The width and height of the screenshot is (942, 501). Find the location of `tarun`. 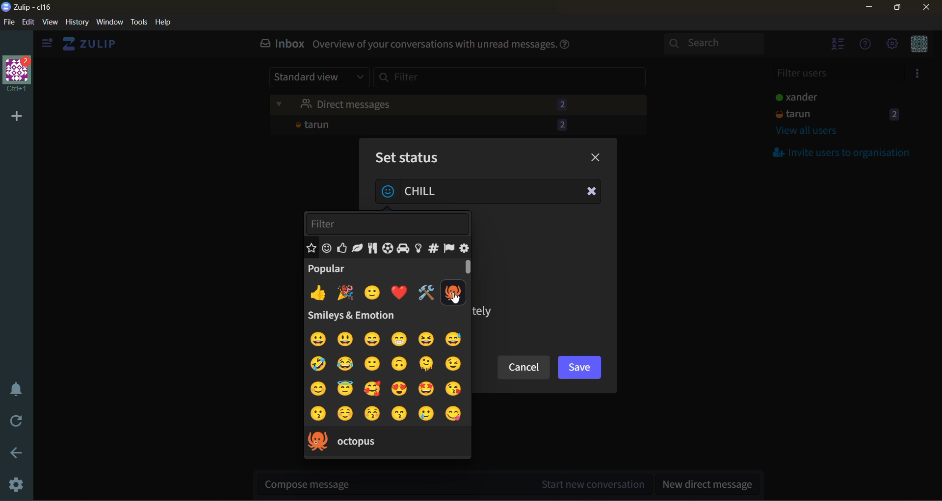

tarun is located at coordinates (452, 125).